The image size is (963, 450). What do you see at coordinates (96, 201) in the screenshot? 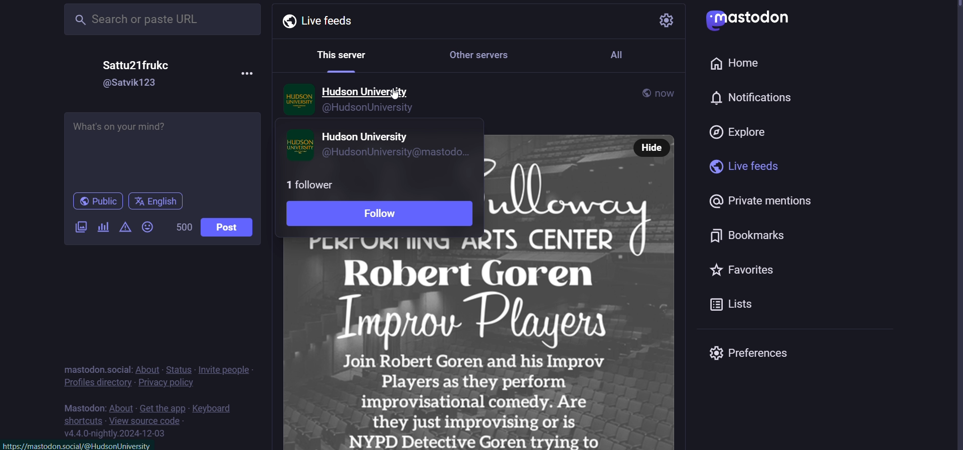
I see `public` at bounding box center [96, 201].